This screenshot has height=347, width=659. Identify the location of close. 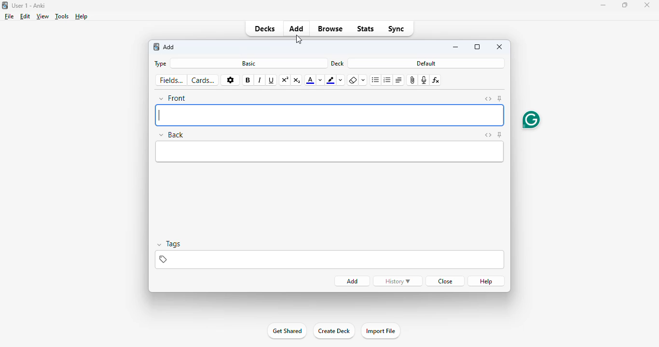
(647, 5).